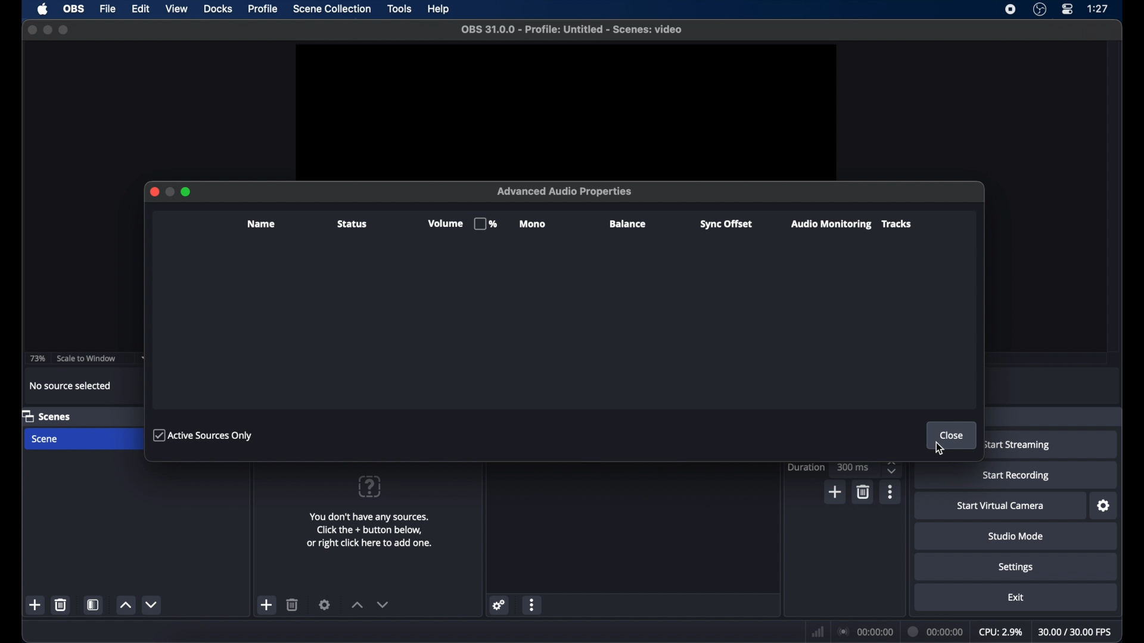  What do you see at coordinates (151, 192) in the screenshot?
I see `` at bounding box center [151, 192].